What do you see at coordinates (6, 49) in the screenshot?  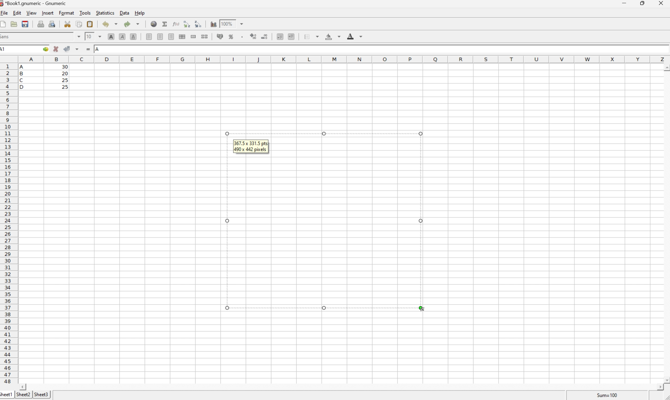 I see `A1` at bounding box center [6, 49].